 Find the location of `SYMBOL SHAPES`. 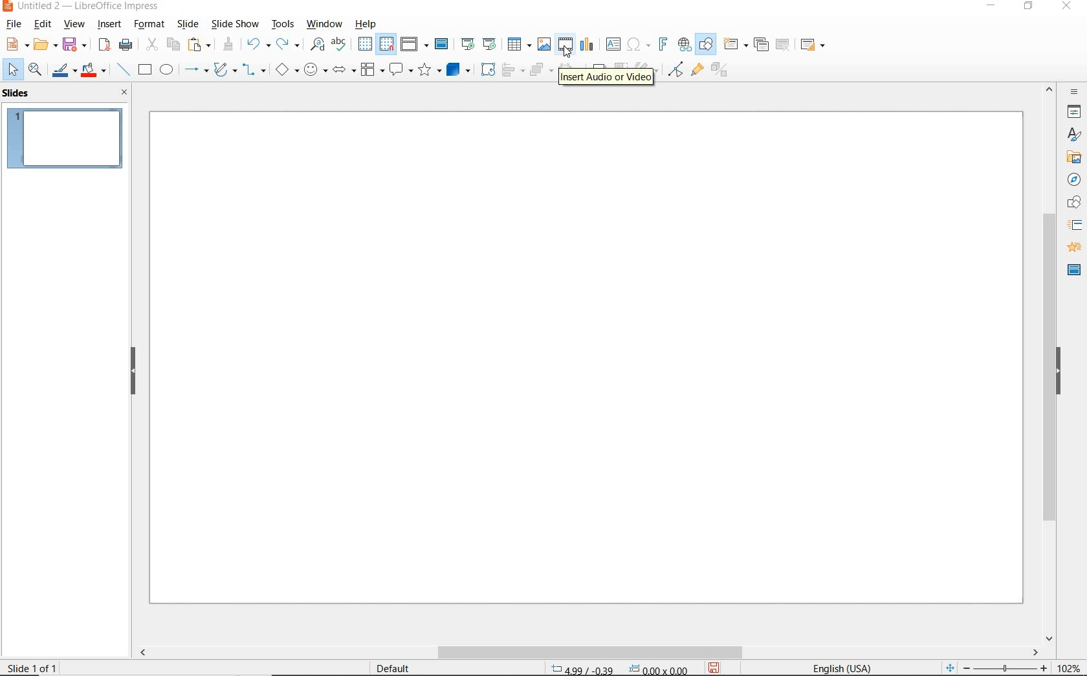

SYMBOL SHAPES is located at coordinates (316, 69).